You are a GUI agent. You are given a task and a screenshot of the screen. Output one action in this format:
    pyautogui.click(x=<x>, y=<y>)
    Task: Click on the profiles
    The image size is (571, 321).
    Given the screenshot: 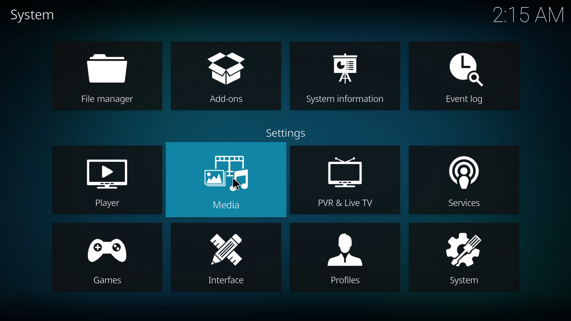 What is the action you would take?
    pyautogui.click(x=346, y=258)
    